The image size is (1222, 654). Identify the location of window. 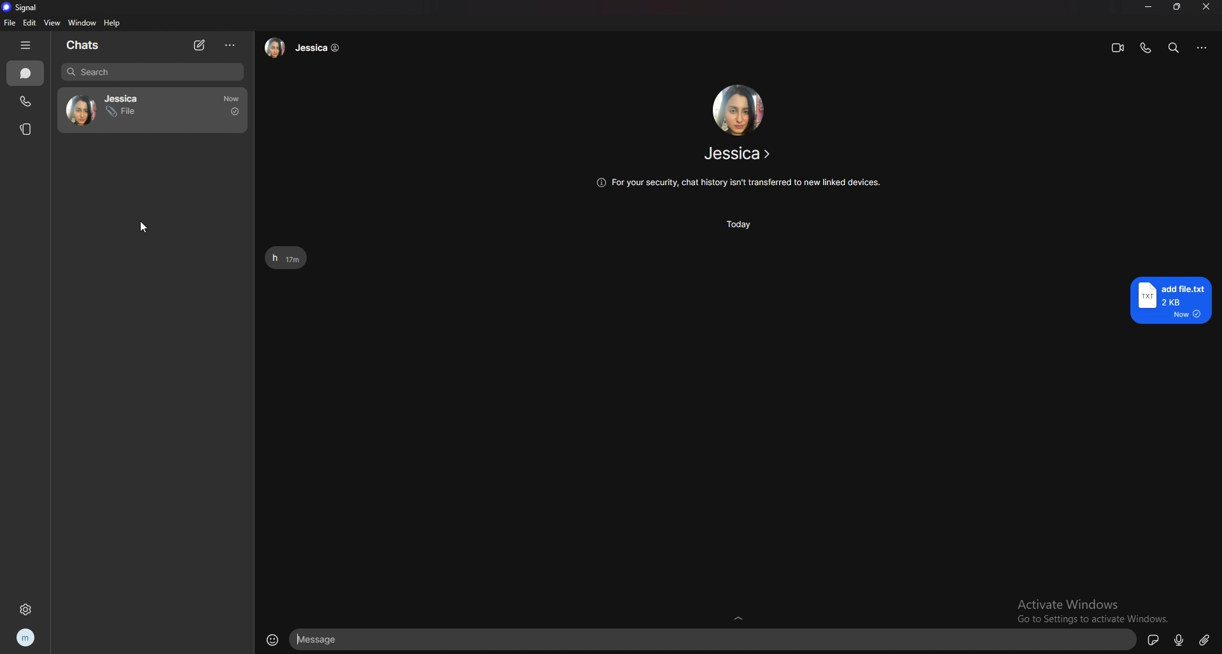
(83, 22).